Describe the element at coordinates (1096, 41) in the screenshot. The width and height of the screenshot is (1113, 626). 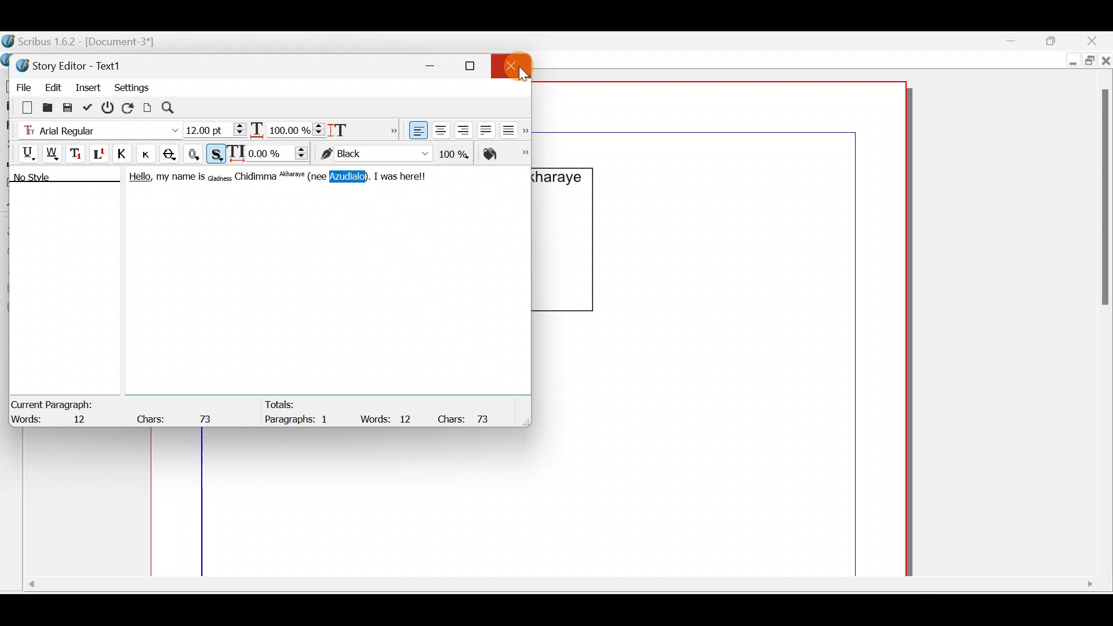
I see `Close` at that location.